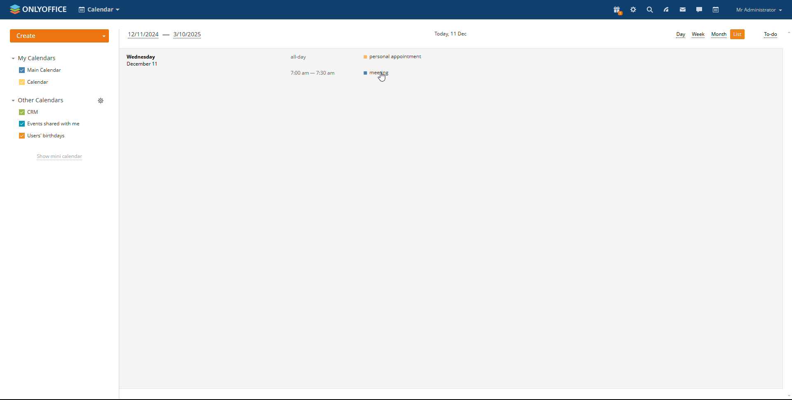 The height and width of the screenshot is (400, 792). What do you see at coordinates (383, 77) in the screenshot?
I see `cursor` at bounding box center [383, 77].